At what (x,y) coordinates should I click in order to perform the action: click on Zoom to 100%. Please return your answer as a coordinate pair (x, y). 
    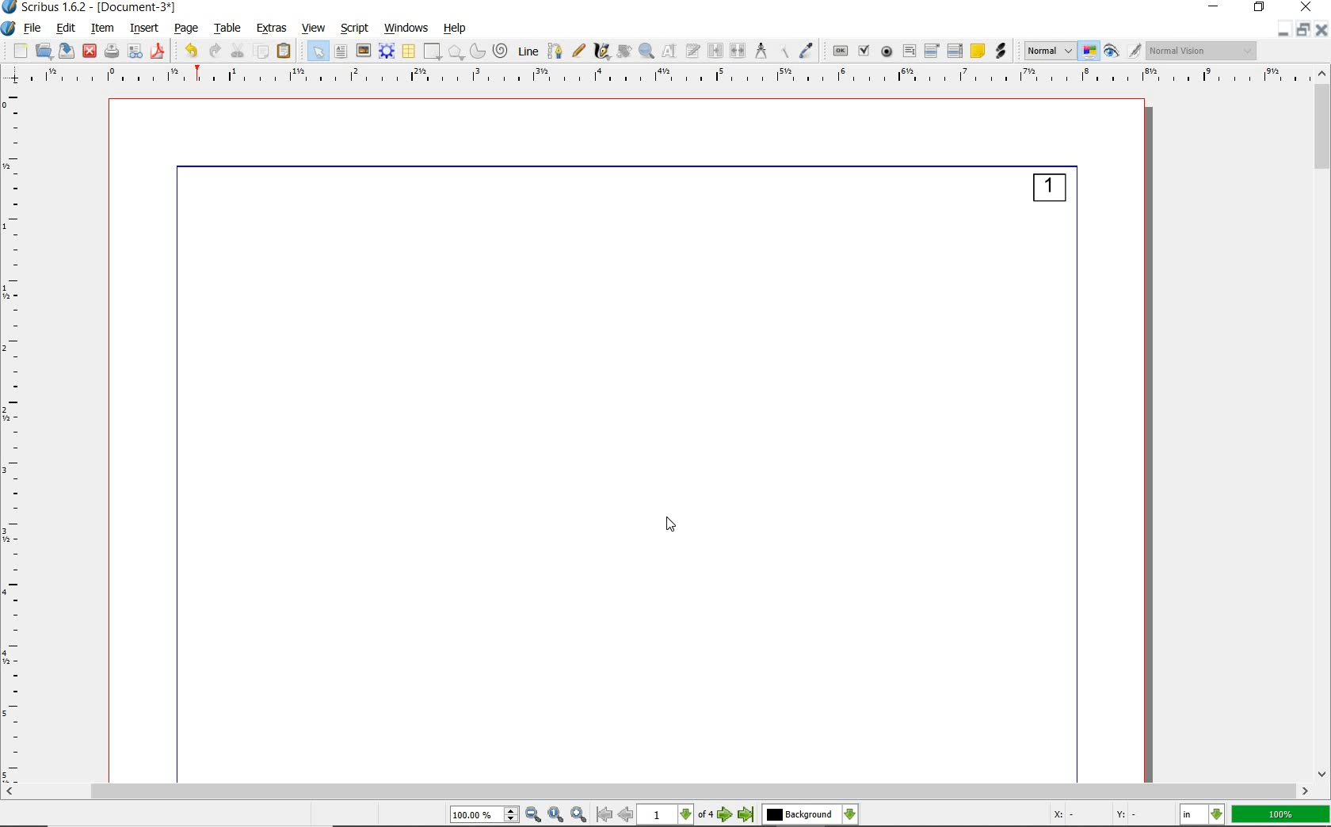
    Looking at the image, I should click on (556, 815).